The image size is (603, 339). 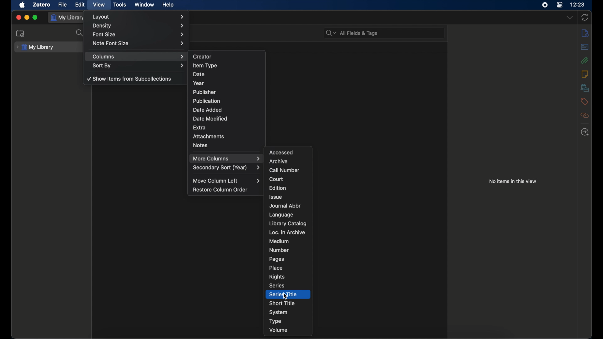 What do you see at coordinates (138, 35) in the screenshot?
I see `font size` at bounding box center [138, 35].